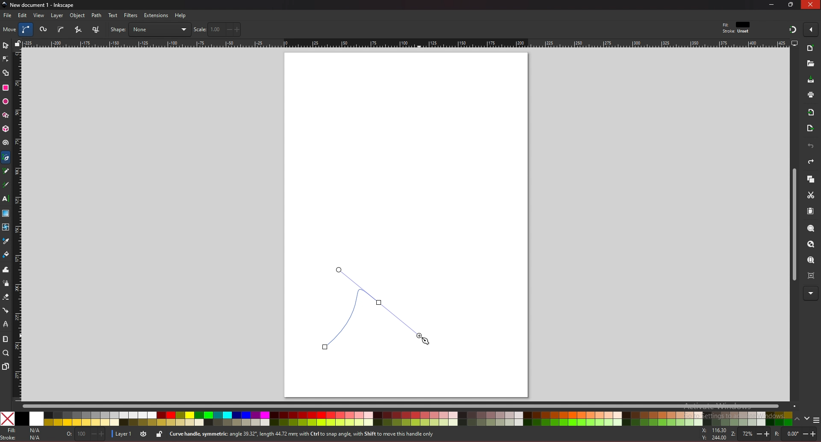  What do you see at coordinates (144, 434) in the screenshot?
I see `toggle visibility` at bounding box center [144, 434].